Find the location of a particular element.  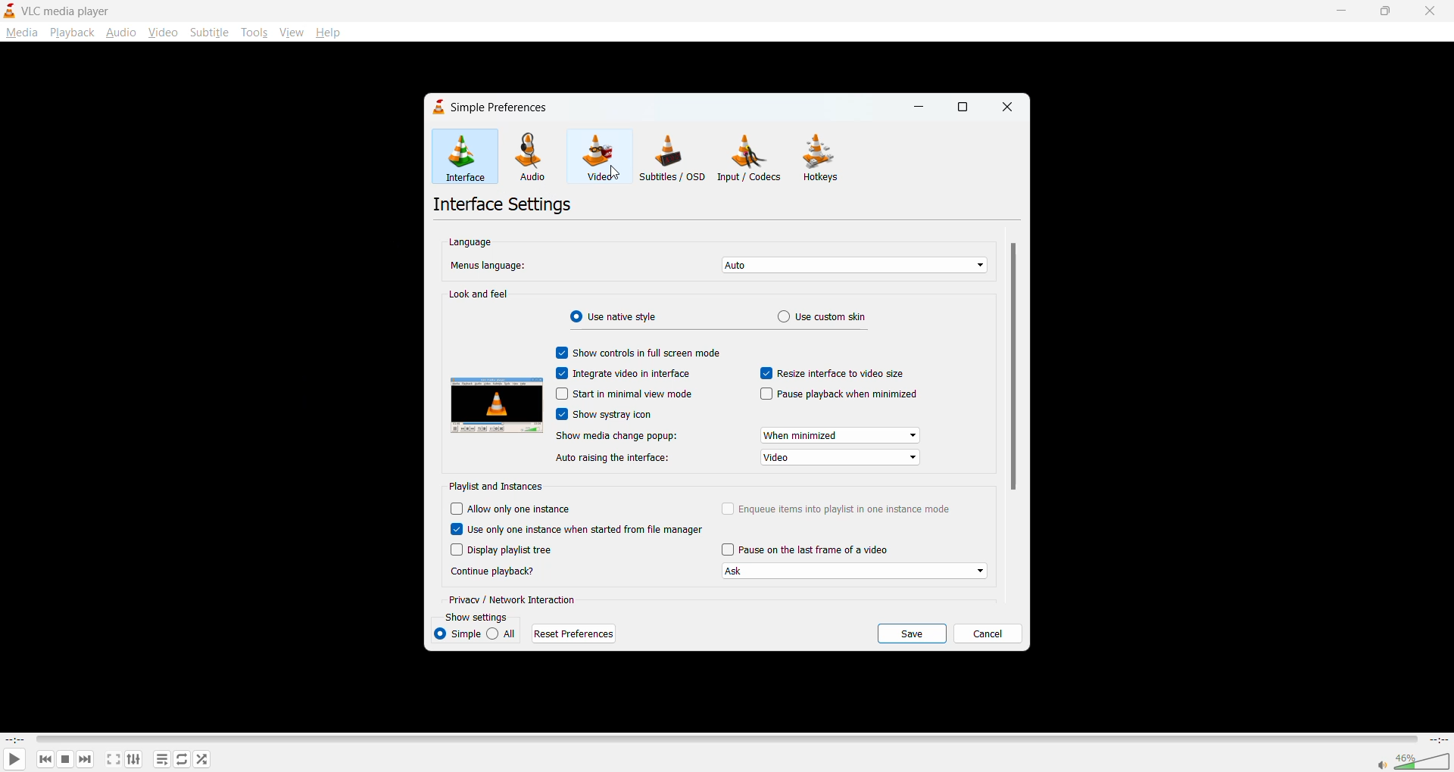

fullscreen is located at coordinates (112, 758).